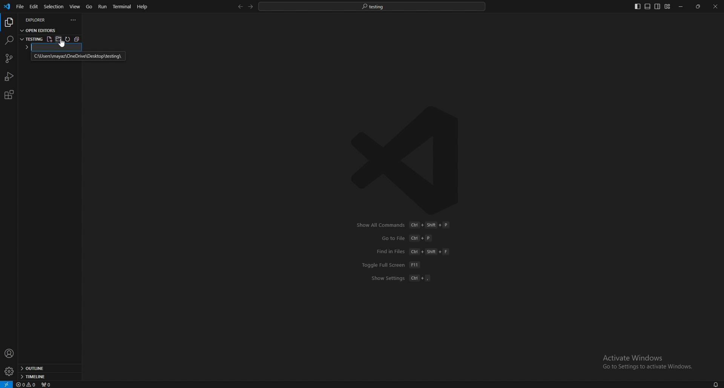 The image size is (724, 388). What do you see at coordinates (79, 39) in the screenshot?
I see `collapse` at bounding box center [79, 39].